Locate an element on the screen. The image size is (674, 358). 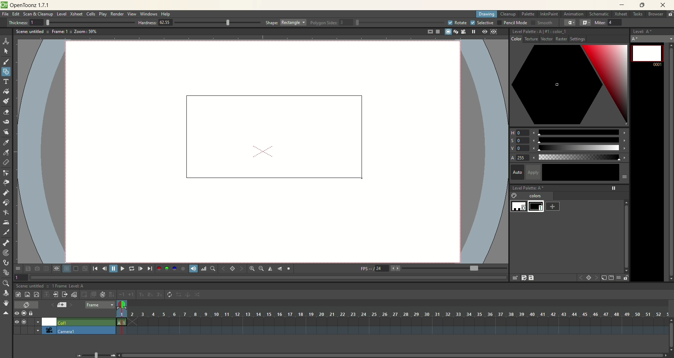
eraser tool is located at coordinates (6, 113).